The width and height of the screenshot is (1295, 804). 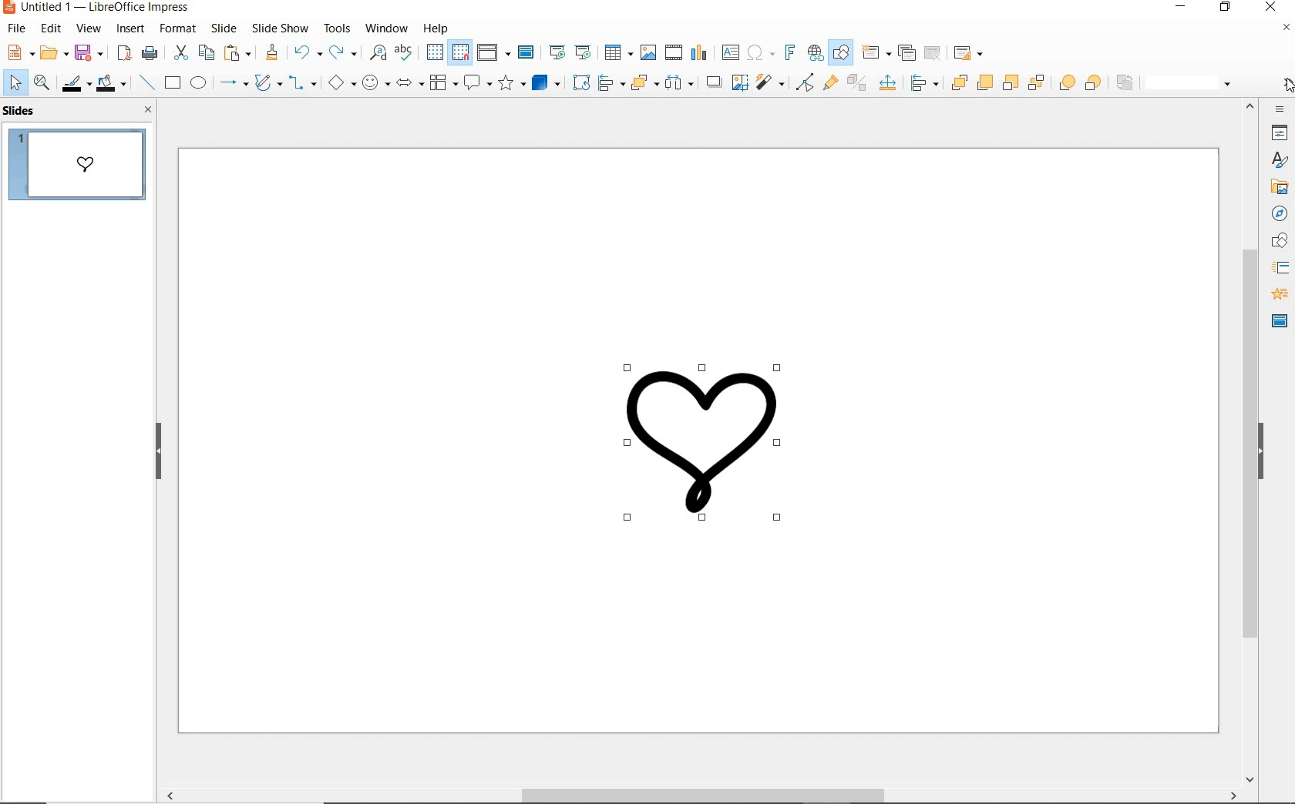 I want to click on flowchart, so click(x=443, y=83).